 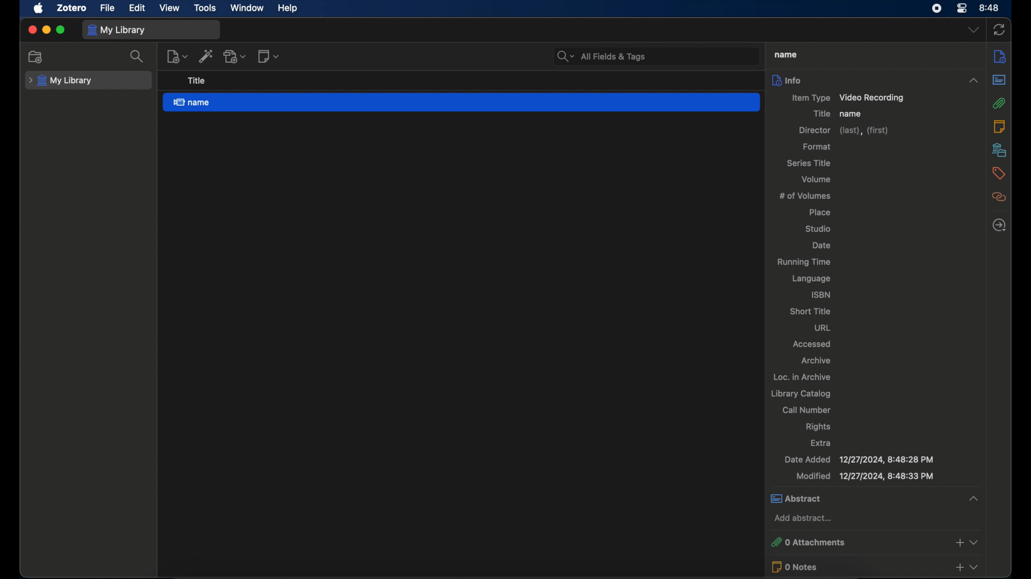 I want to click on search dropdown, so click(x=564, y=54).